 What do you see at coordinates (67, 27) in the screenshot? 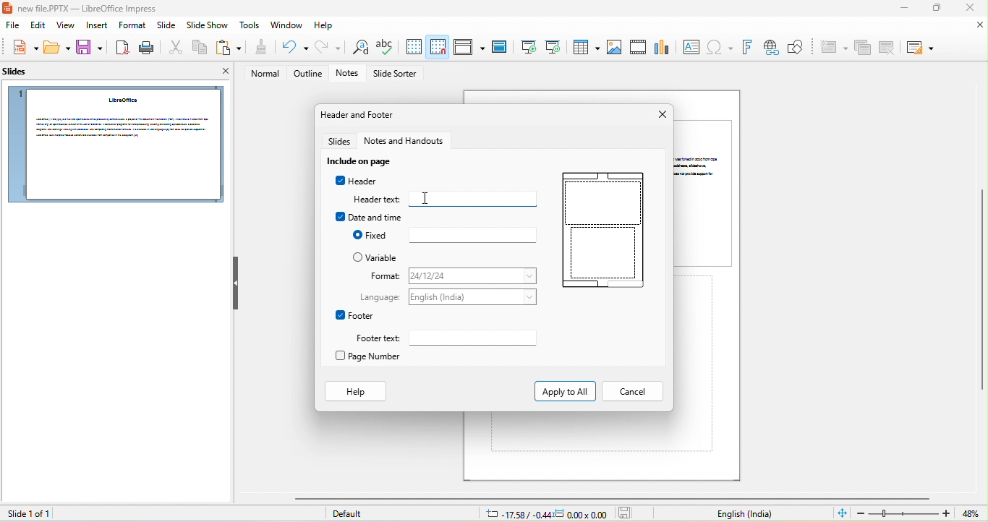
I see `view` at bounding box center [67, 27].